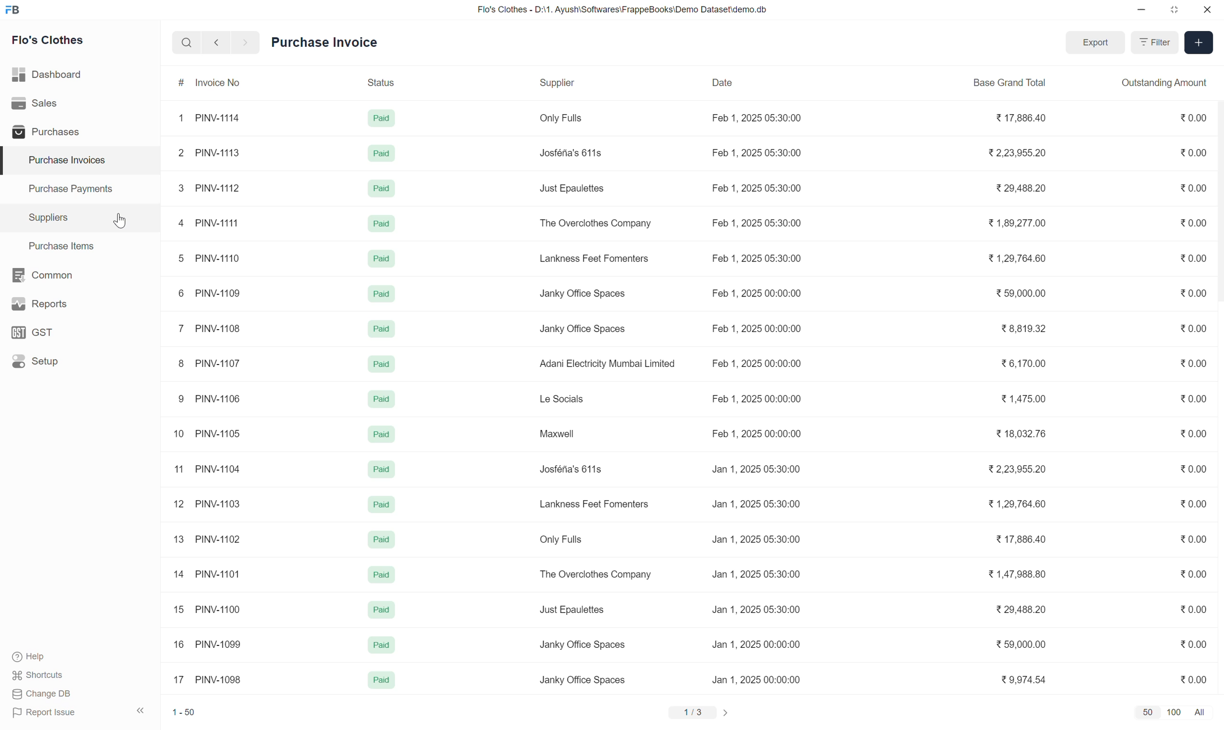 The height and width of the screenshot is (730, 1224). I want to click on paid, so click(380, 539).